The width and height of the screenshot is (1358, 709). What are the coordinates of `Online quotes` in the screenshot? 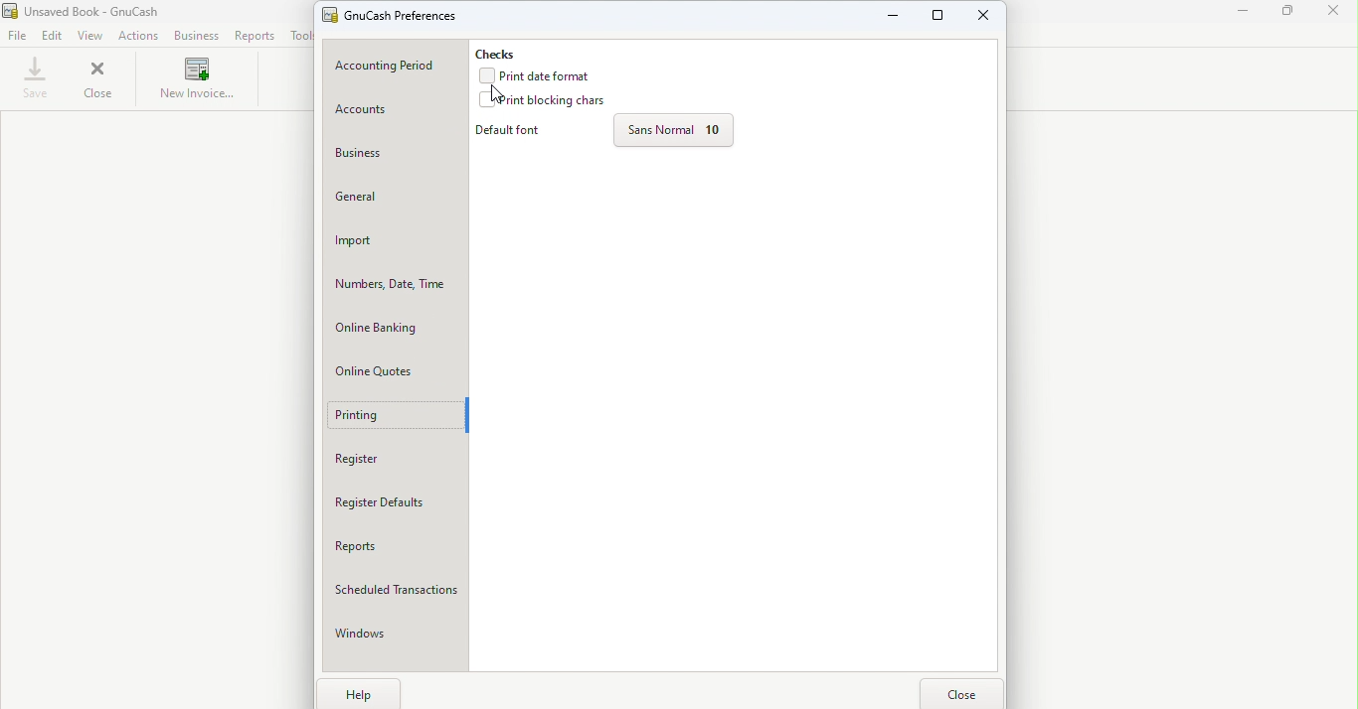 It's located at (398, 372).